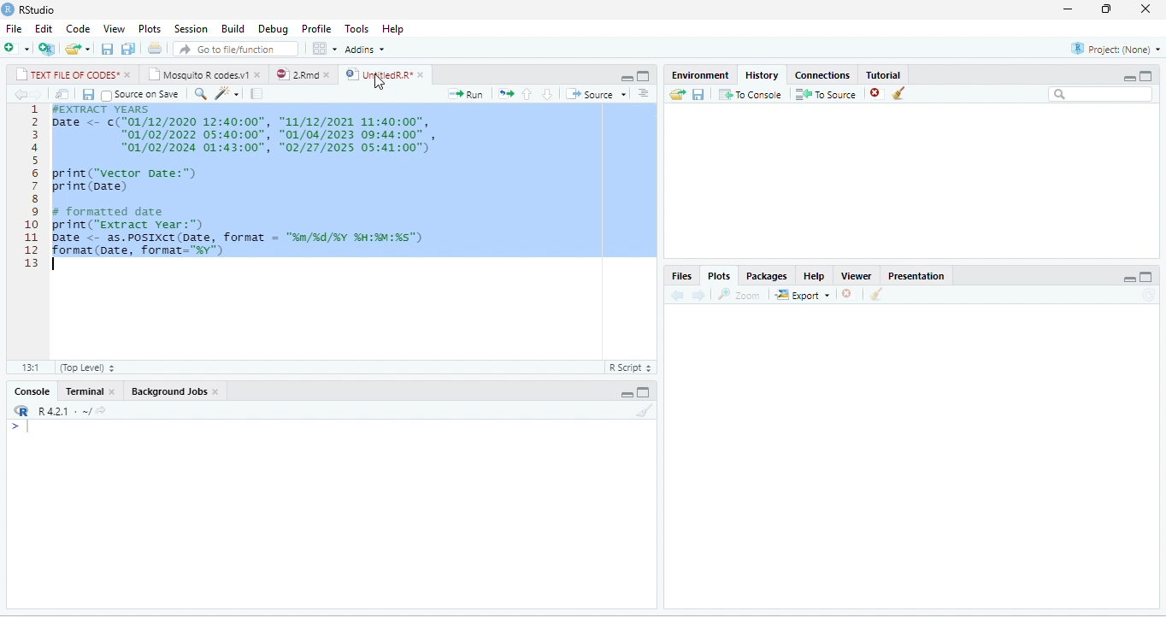 Image resolution: width=1166 pixels, height=617 pixels. I want to click on clear, so click(876, 293).